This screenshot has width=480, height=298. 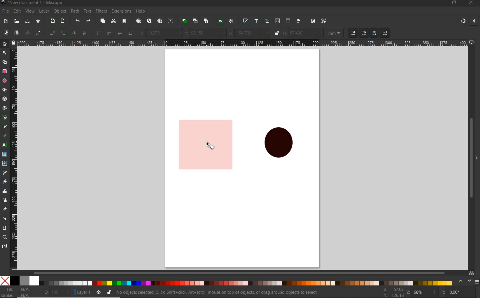 I want to click on restore, so click(x=454, y=3).